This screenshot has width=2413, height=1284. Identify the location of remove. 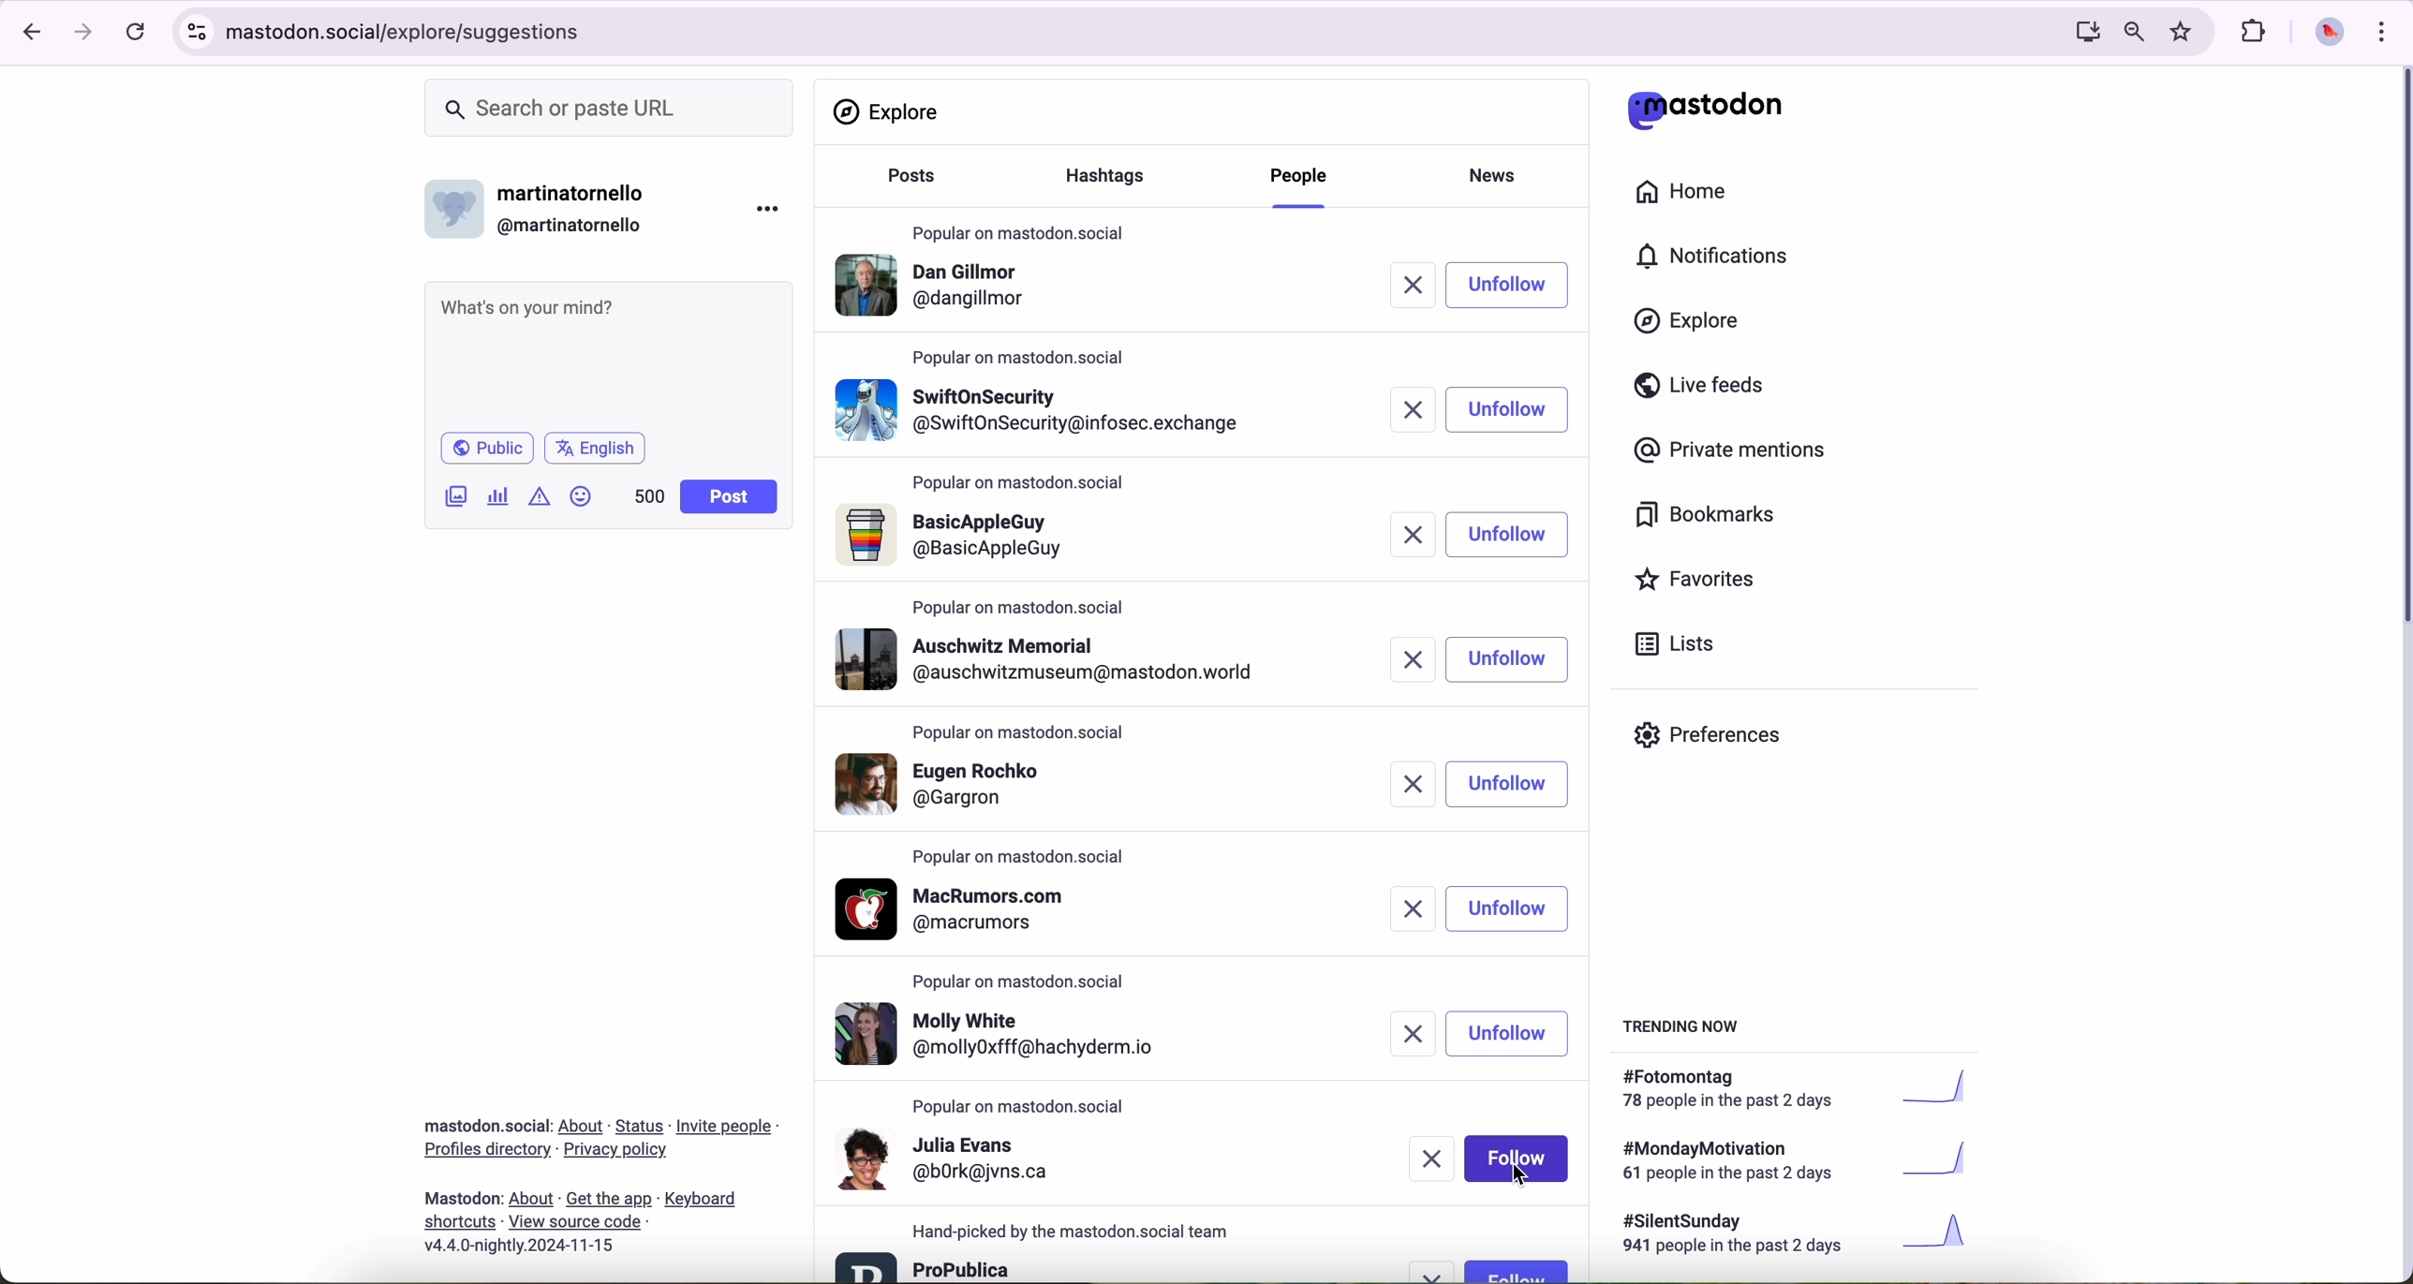
(1425, 286).